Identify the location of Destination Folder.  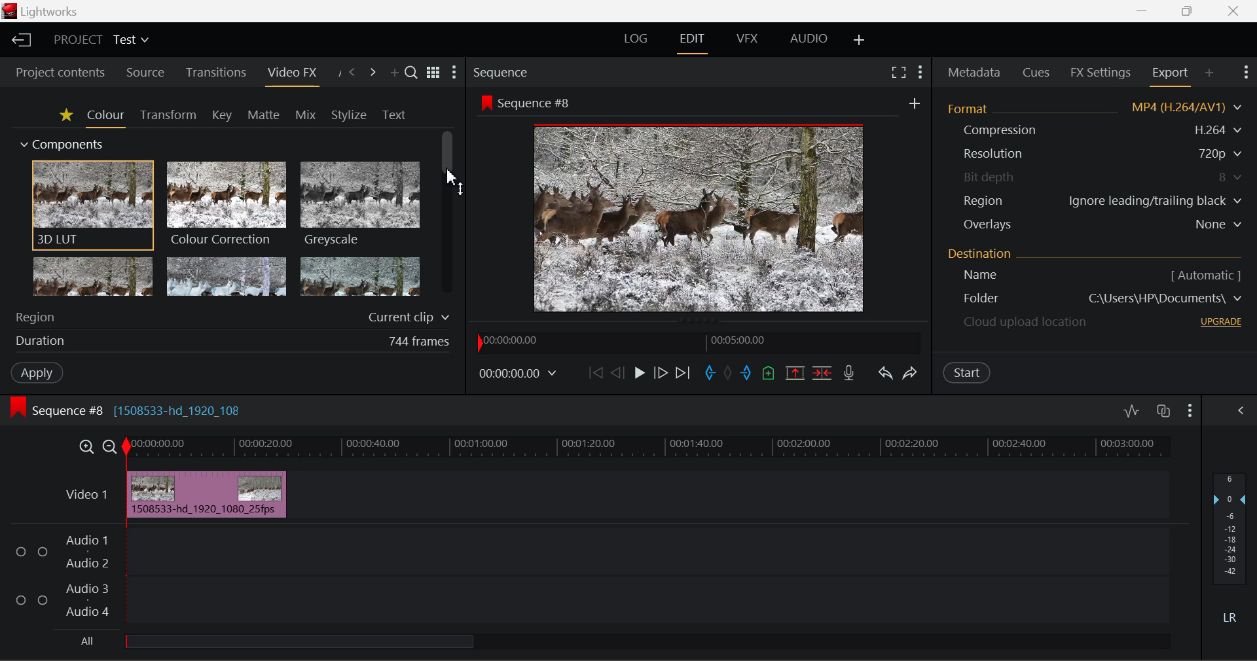
(974, 299).